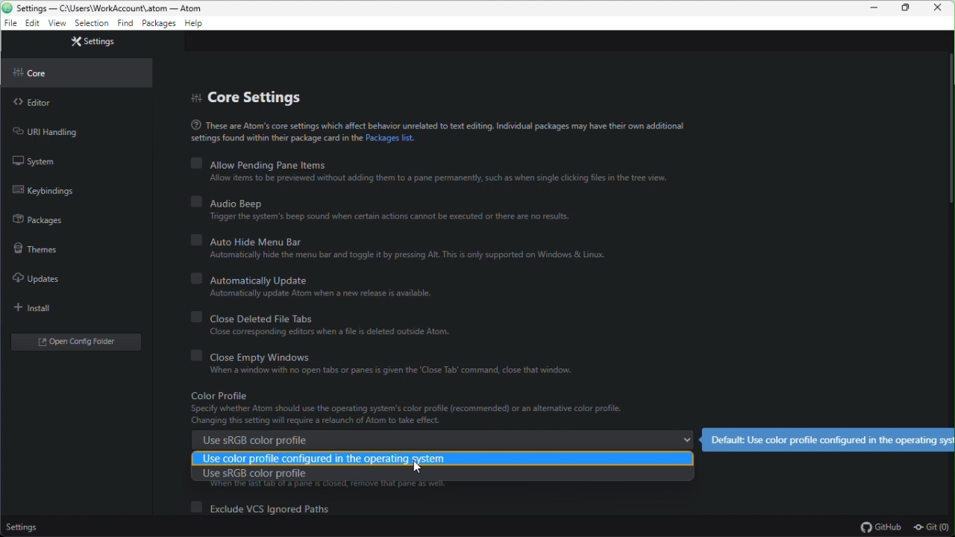 The height and width of the screenshot is (537, 955). Describe the element at coordinates (436, 409) in the screenshot. I see `Color profile` at that location.